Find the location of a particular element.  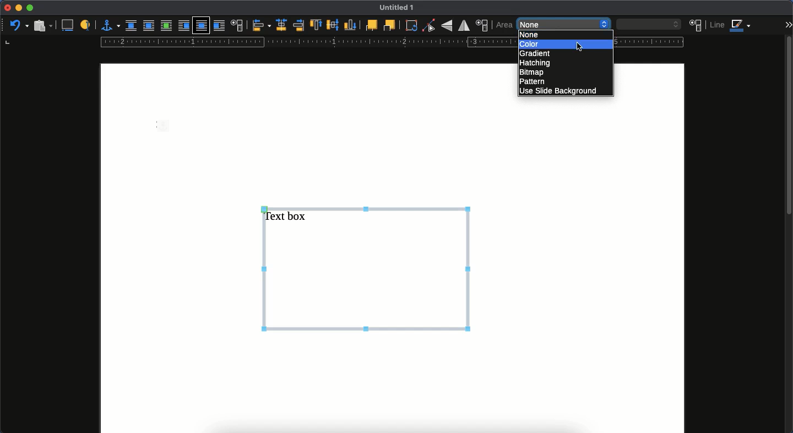

cursor is located at coordinates (581, 47).